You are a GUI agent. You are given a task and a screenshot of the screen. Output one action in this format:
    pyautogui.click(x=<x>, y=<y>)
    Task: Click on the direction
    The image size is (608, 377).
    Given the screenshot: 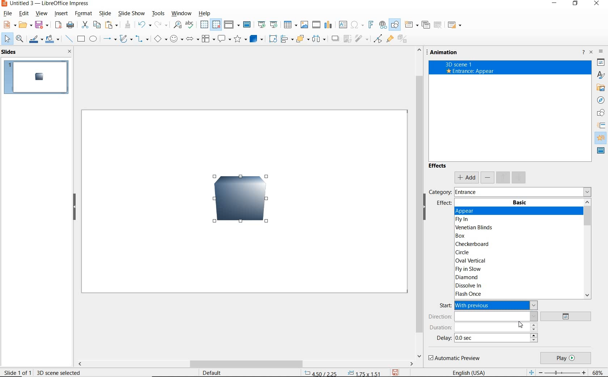 What is the action you would take?
    pyautogui.click(x=483, y=316)
    